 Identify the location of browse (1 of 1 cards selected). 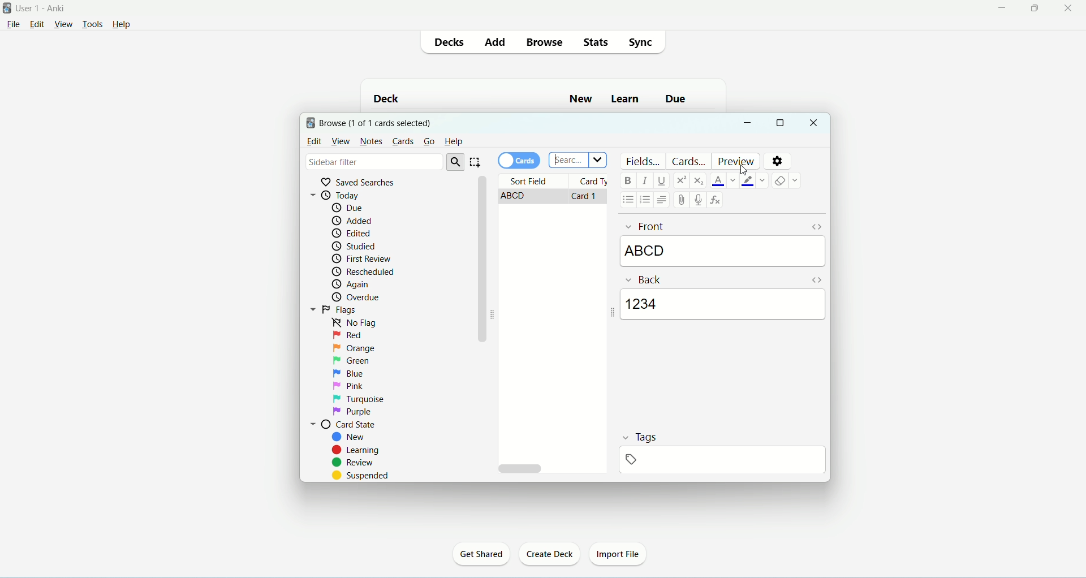
(376, 124).